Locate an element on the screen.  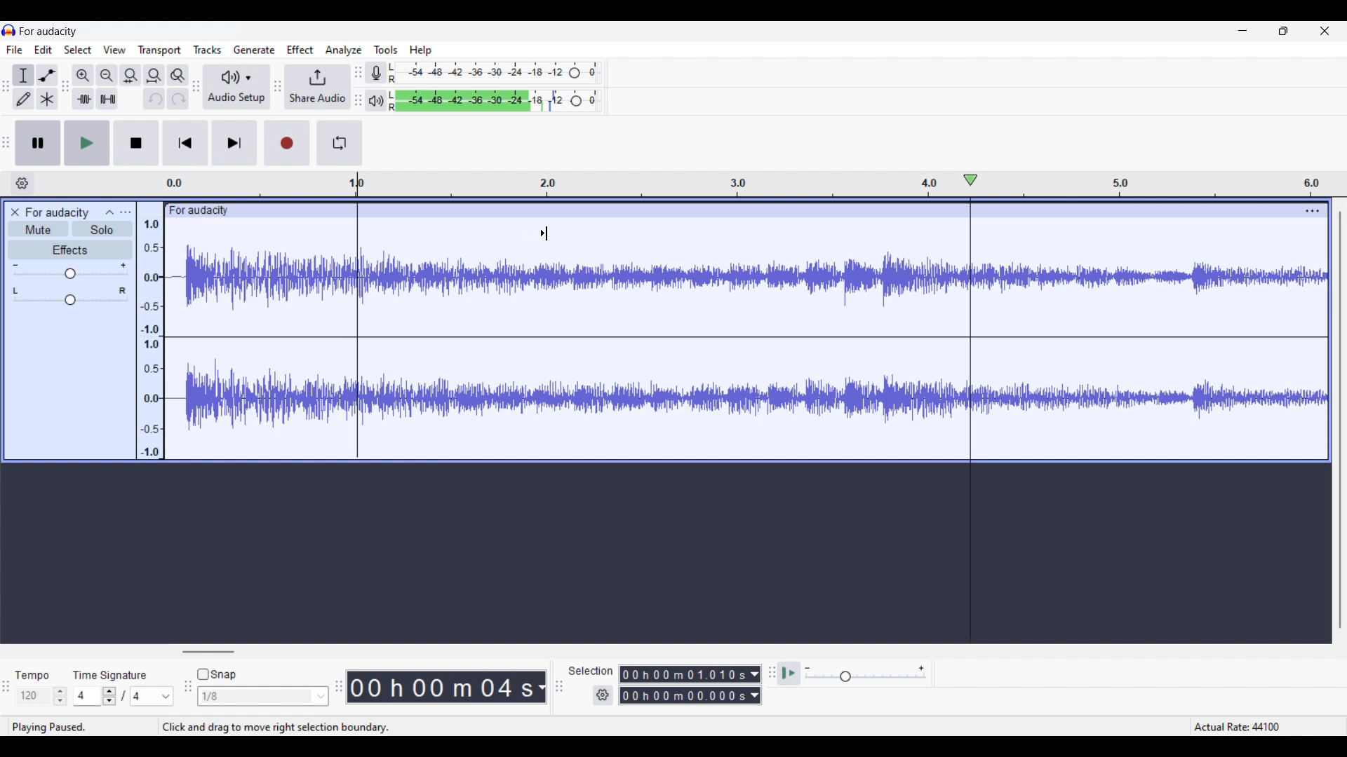
Play at speed once/Play at speed is located at coordinates (789, 674).